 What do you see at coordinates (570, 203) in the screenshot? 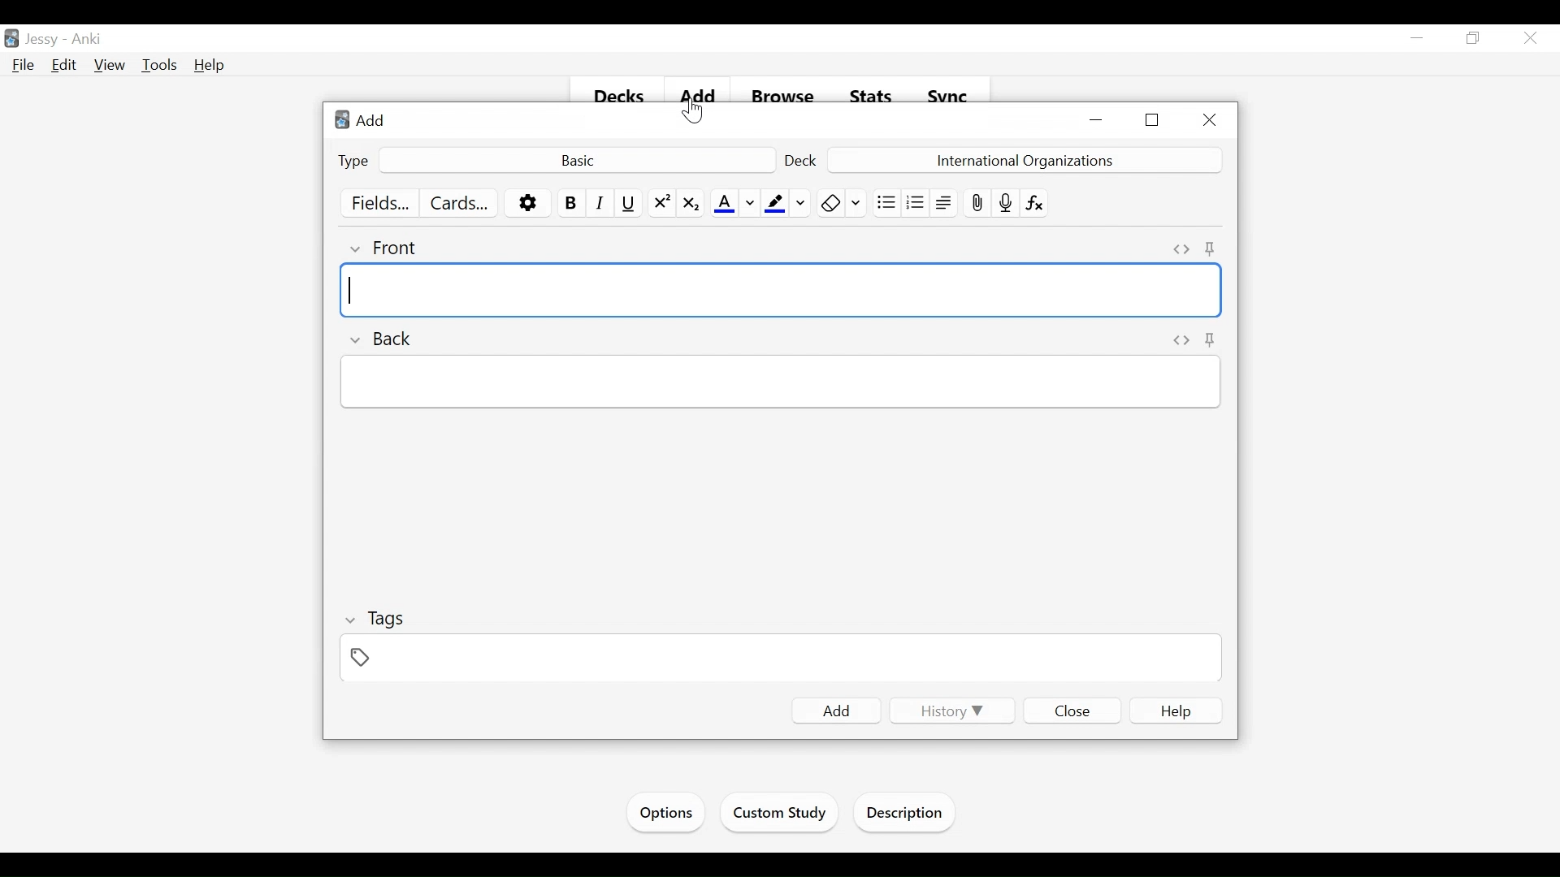
I see `Bold Text` at bounding box center [570, 203].